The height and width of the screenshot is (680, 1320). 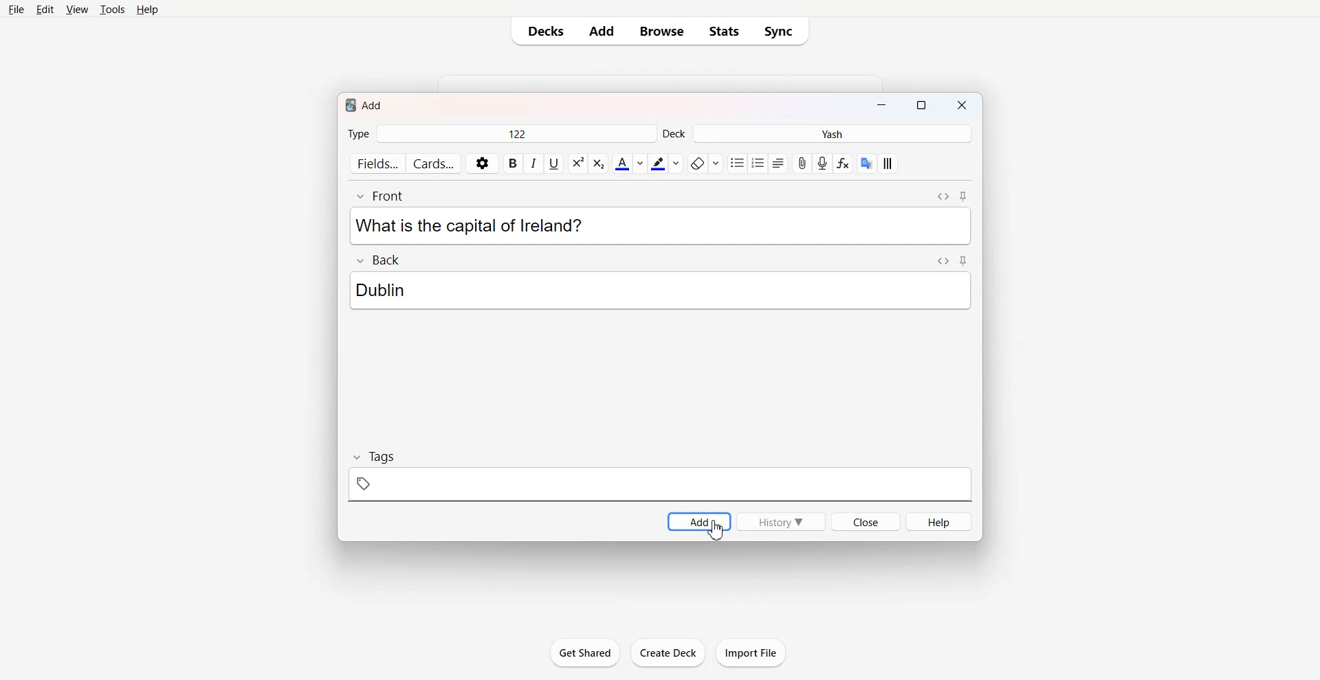 What do you see at coordinates (513, 163) in the screenshot?
I see `Bold` at bounding box center [513, 163].